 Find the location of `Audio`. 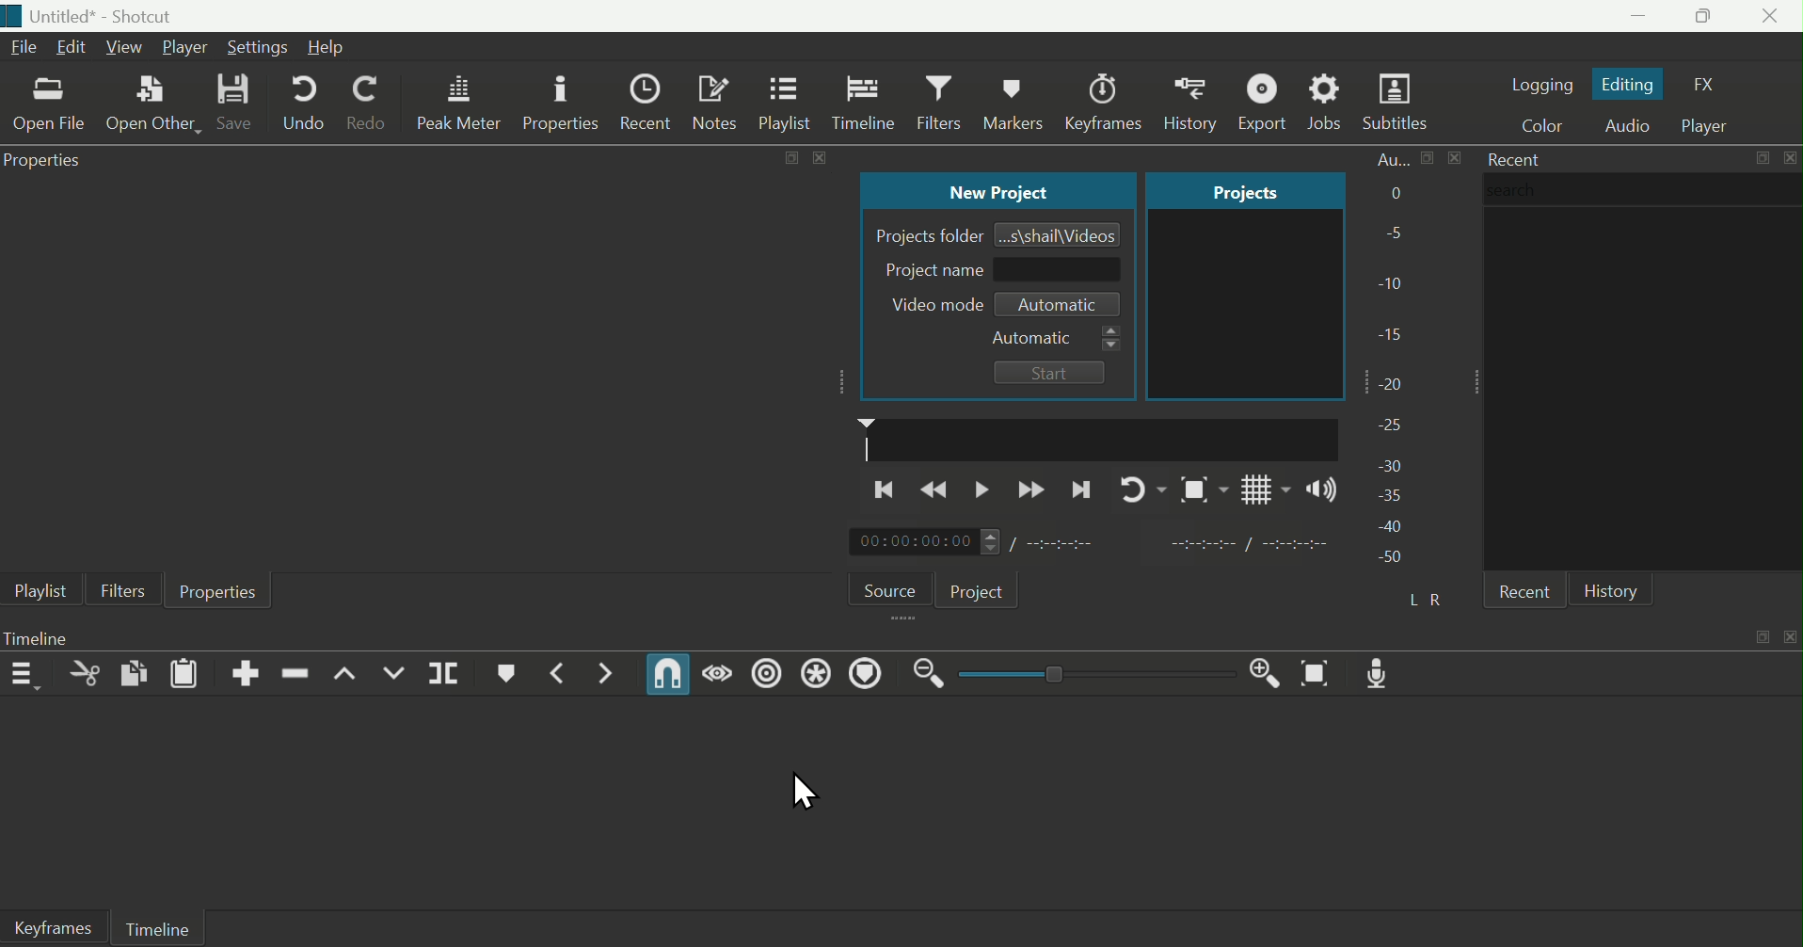

Audio is located at coordinates (1626, 127).